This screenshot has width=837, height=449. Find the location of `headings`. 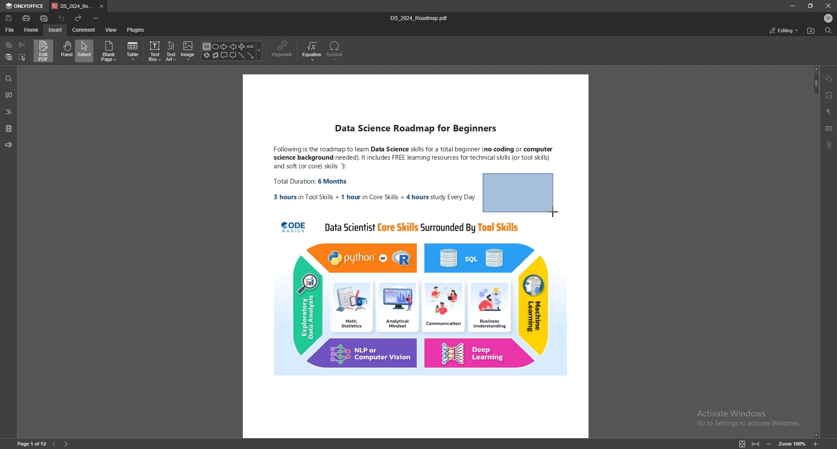

headings is located at coordinates (9, 111).